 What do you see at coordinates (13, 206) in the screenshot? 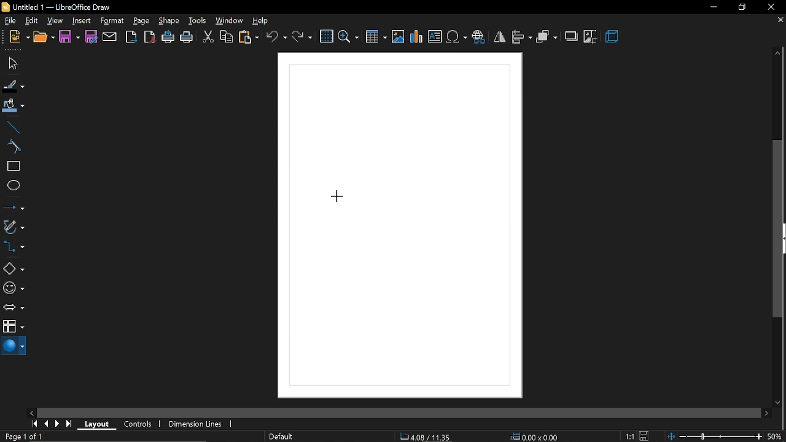
I see `lines and arrows` at bounding box center [13, 206].